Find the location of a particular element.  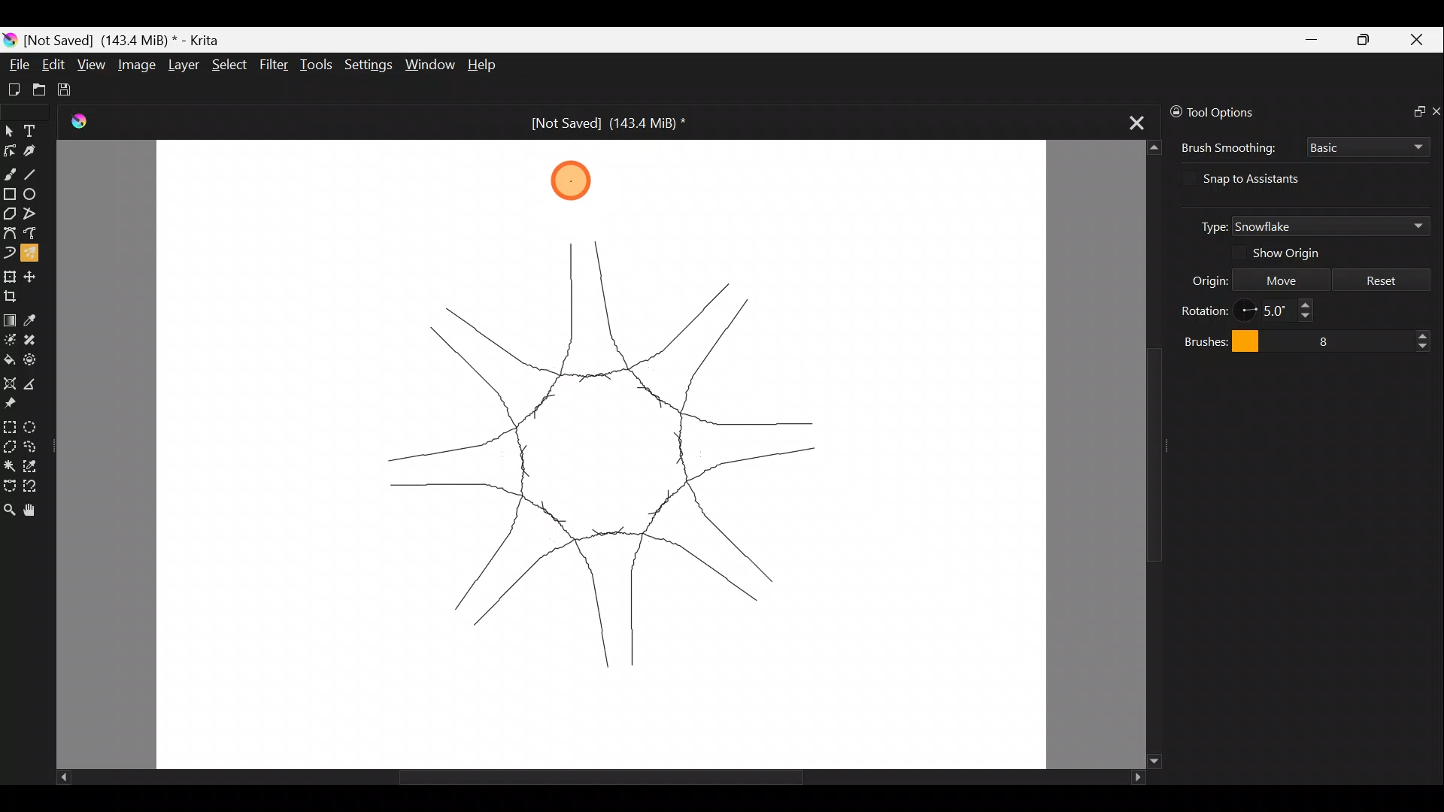

File is located at coordinates (14, 67).